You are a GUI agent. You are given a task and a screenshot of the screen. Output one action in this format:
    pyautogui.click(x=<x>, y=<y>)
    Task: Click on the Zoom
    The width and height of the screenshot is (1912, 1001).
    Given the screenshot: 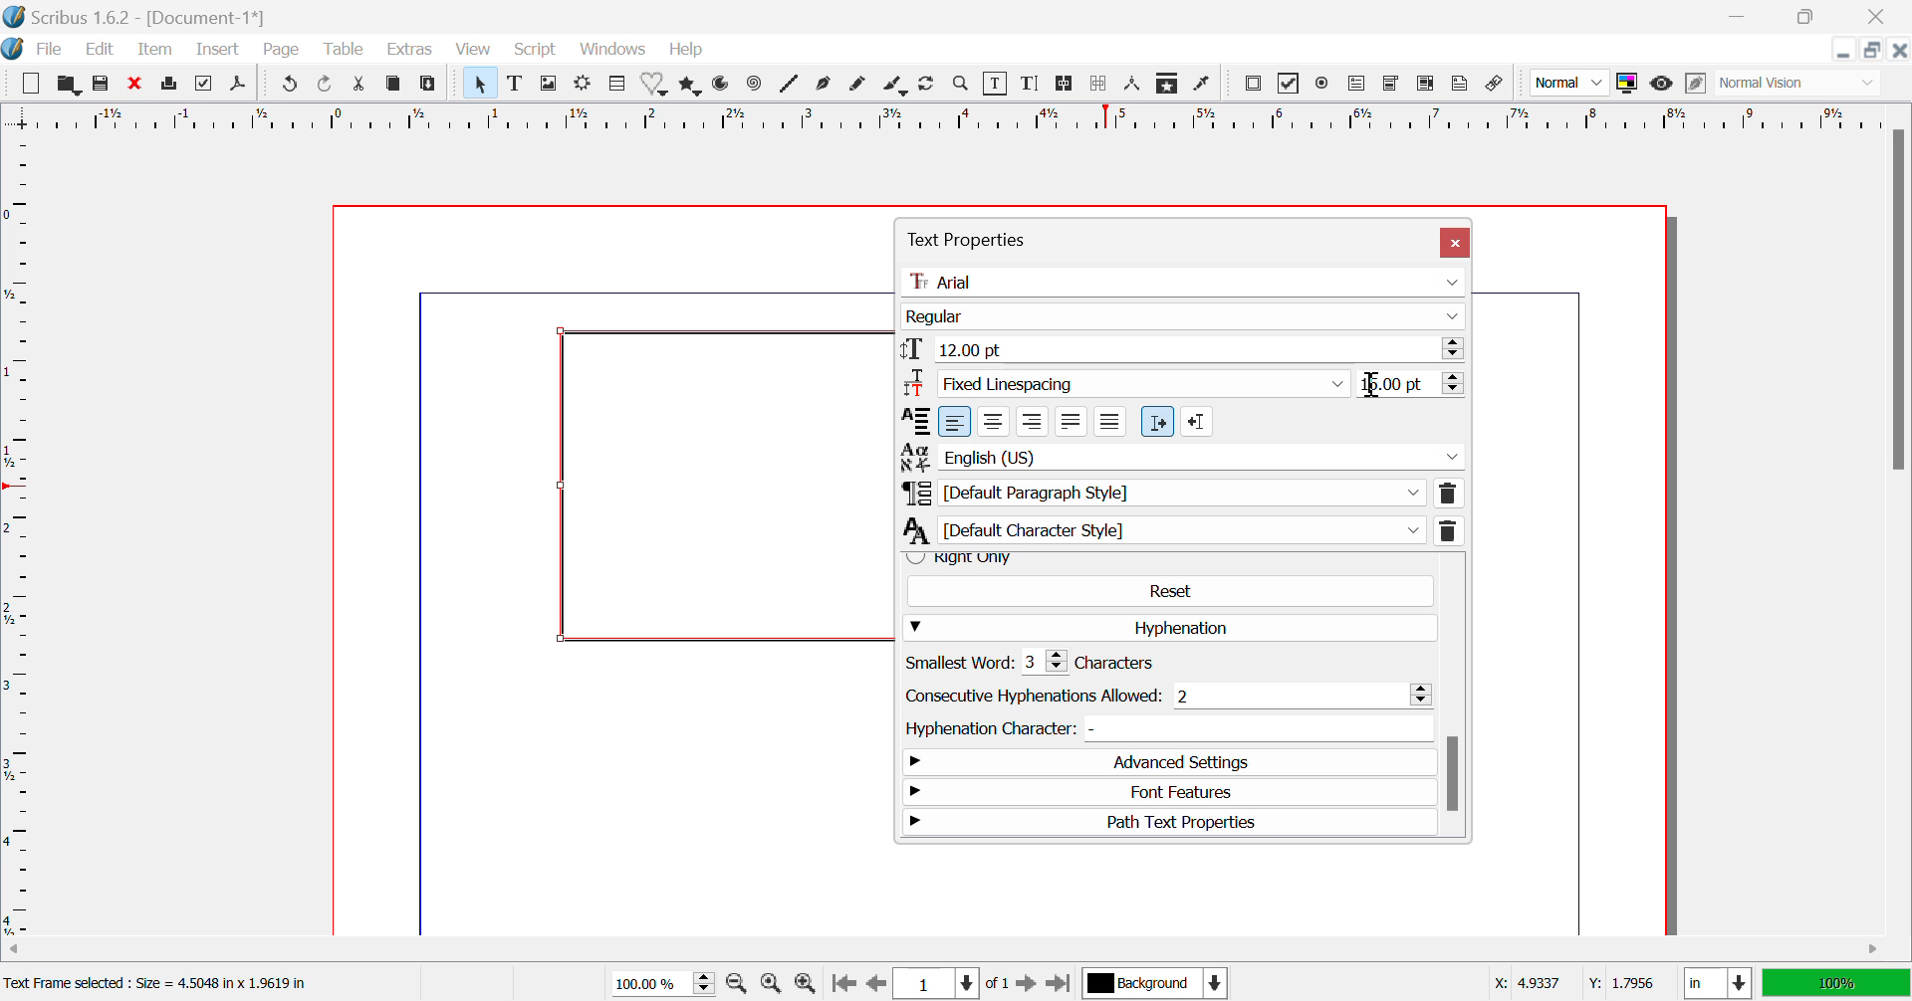 What is the action you would take?
    pyautogui.click(x=964, y=87)
    